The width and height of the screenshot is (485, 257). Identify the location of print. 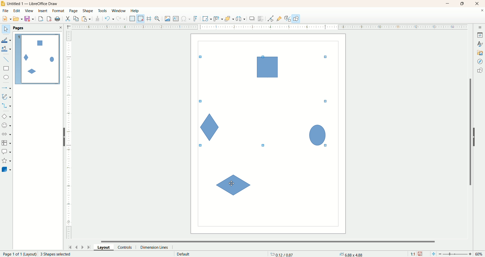
(50, 19).